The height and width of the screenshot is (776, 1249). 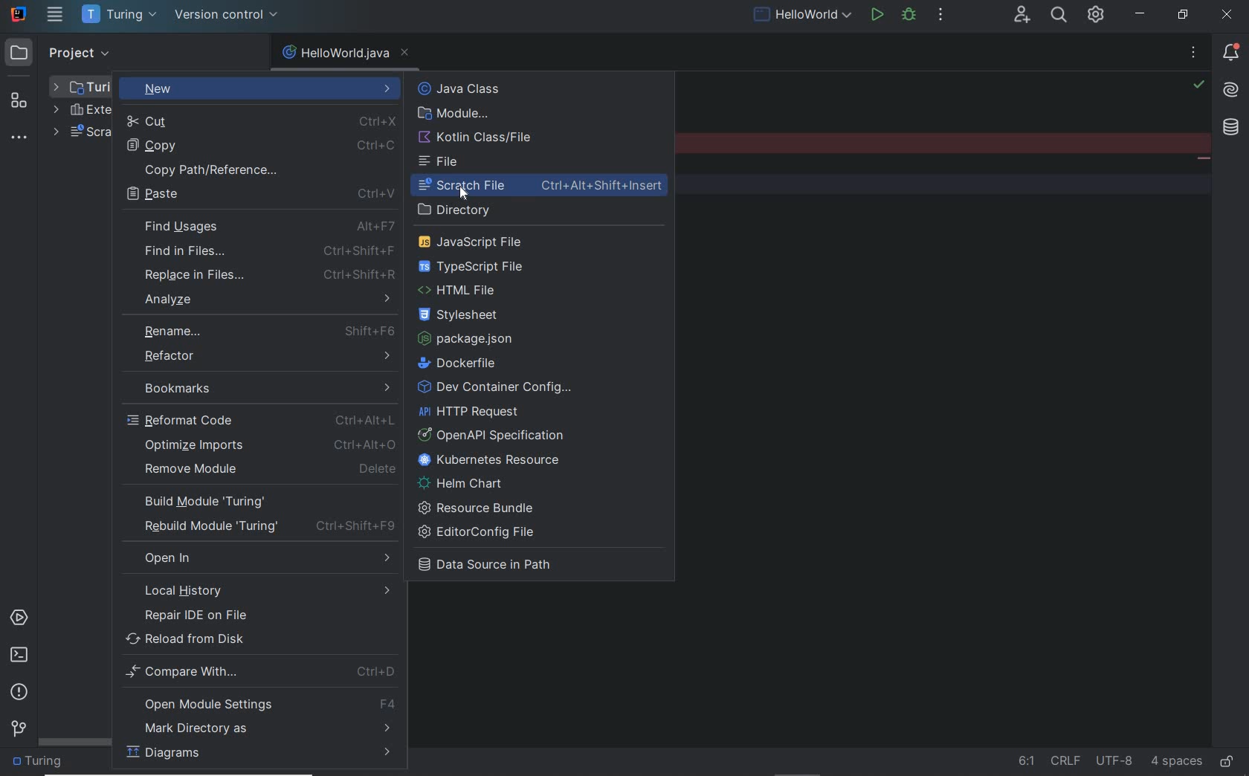 I want to click on search everywhere, so click(x=1059, y=16).